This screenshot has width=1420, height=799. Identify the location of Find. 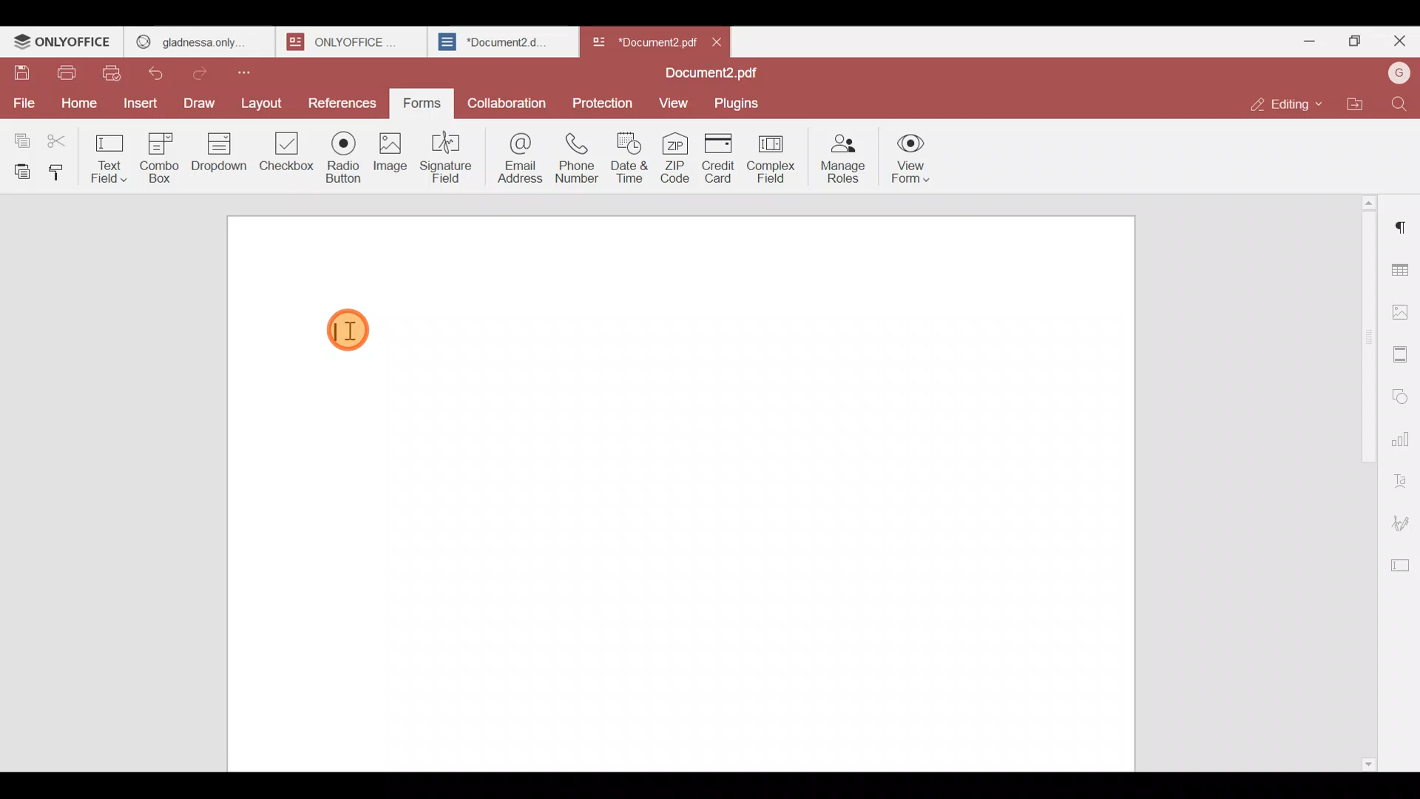
(1403, 104).